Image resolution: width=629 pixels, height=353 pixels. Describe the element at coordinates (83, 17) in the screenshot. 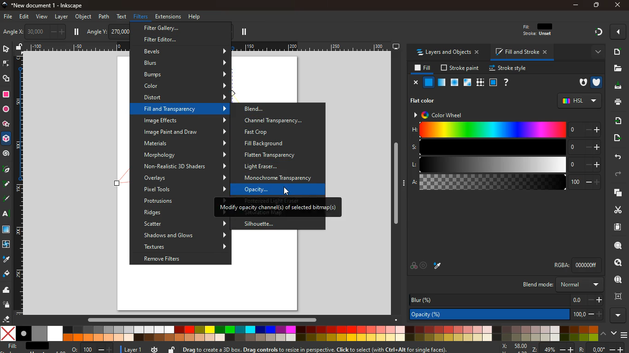

I see `object` at that location.